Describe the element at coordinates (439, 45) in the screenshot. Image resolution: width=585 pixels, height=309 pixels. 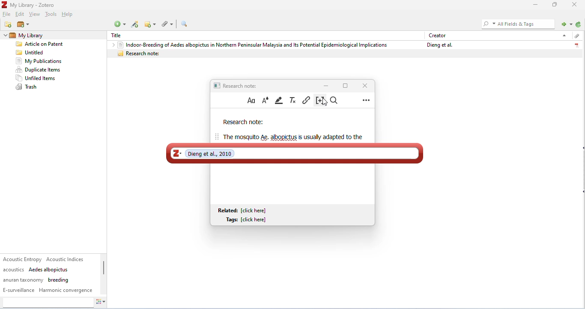
I see `dieng et al.` at that location.